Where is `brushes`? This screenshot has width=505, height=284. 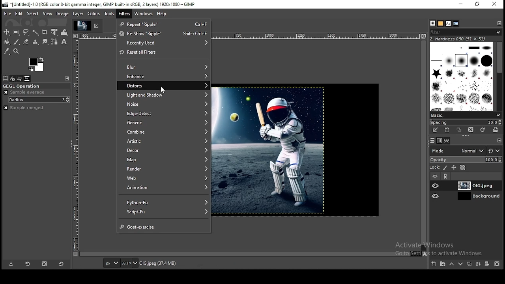 brushes is located at coordinates (461, 77).